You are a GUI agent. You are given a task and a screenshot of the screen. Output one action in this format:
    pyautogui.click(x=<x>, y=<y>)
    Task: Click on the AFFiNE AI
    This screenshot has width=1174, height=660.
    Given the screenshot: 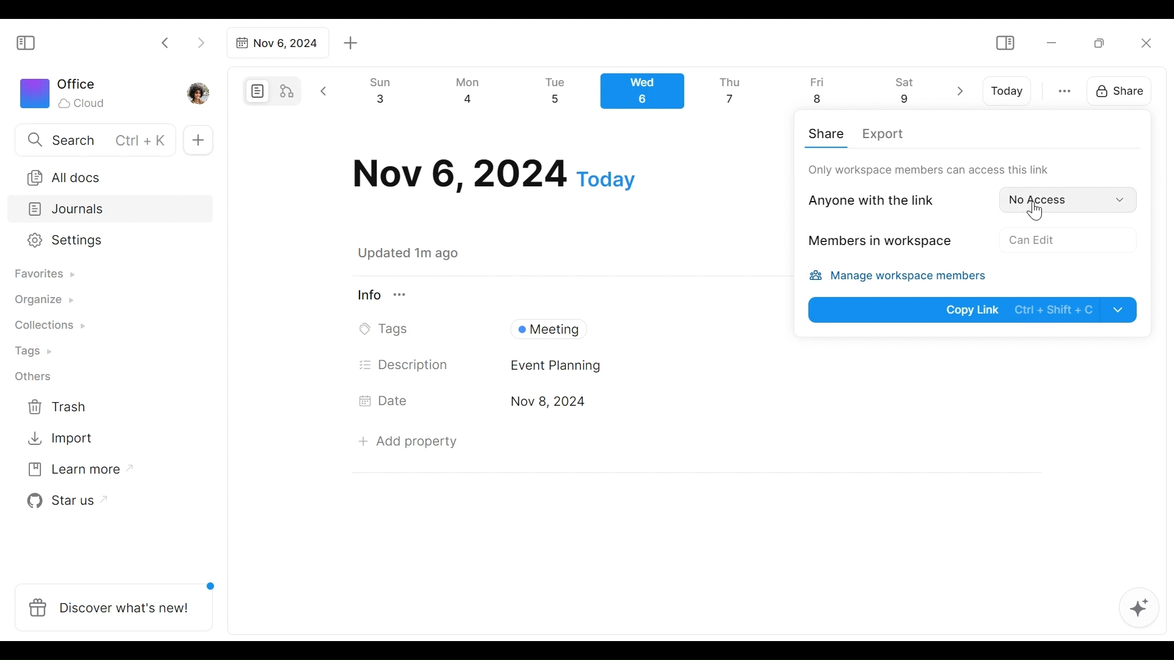 What is the action you would take?
    pyautogui.click(x=1139, y=609)
    